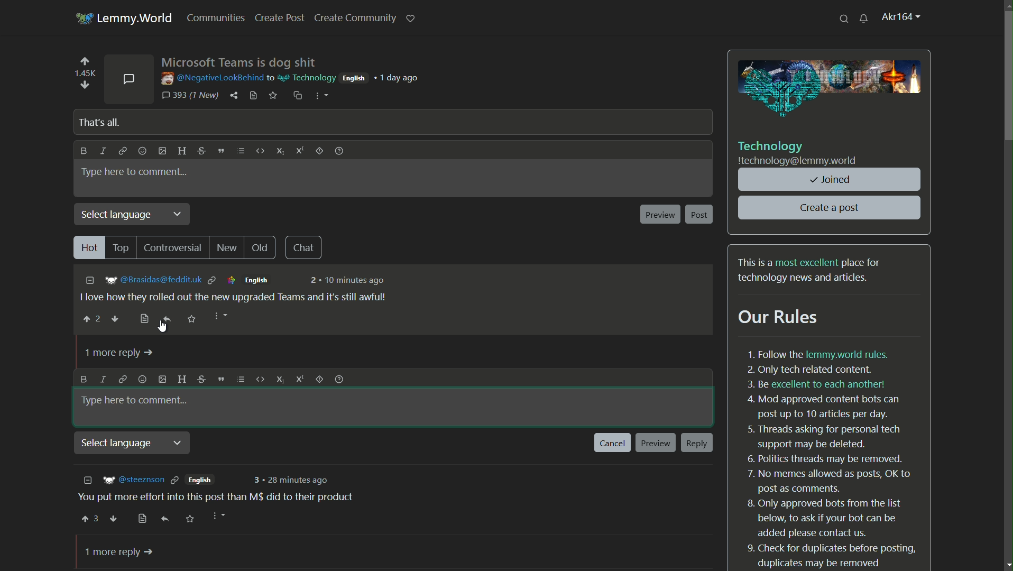  What do you see at coordinates (88, 247) in the screenshot?
I see `hot` at bounding box center [88, 247].